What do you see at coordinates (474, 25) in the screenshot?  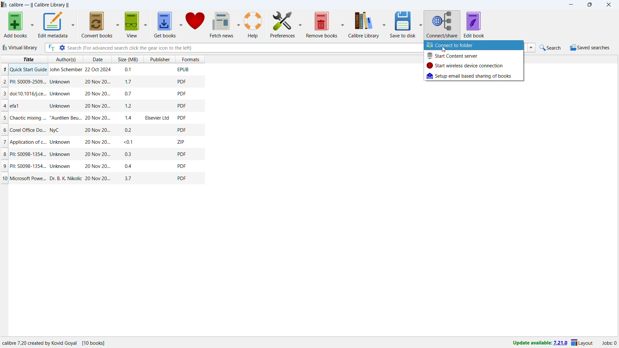 I see `edit book` at bounding box center [474, 25].